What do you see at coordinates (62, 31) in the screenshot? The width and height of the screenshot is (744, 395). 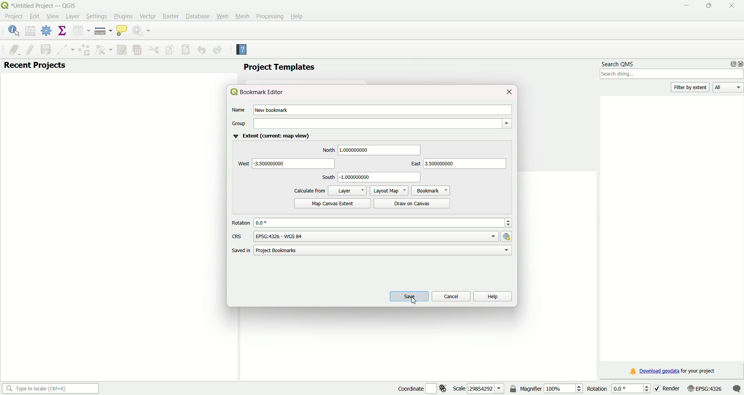 I see `show statistical summary` at bounding box center [62, 31].